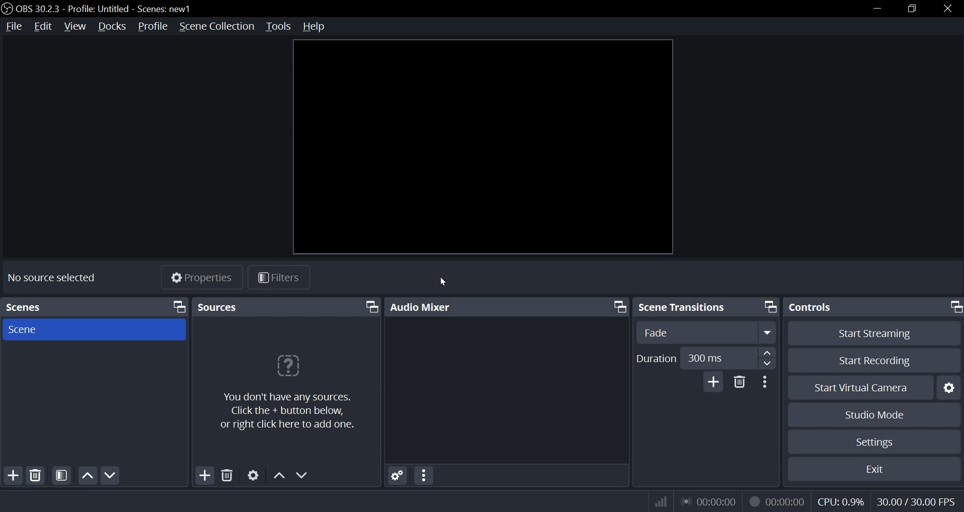 The height and width of the screenshot is (512, 964). What do you see at coordinates (955, 307) in the screenshot?
I see `bring front` at bounding box center [955, 307].